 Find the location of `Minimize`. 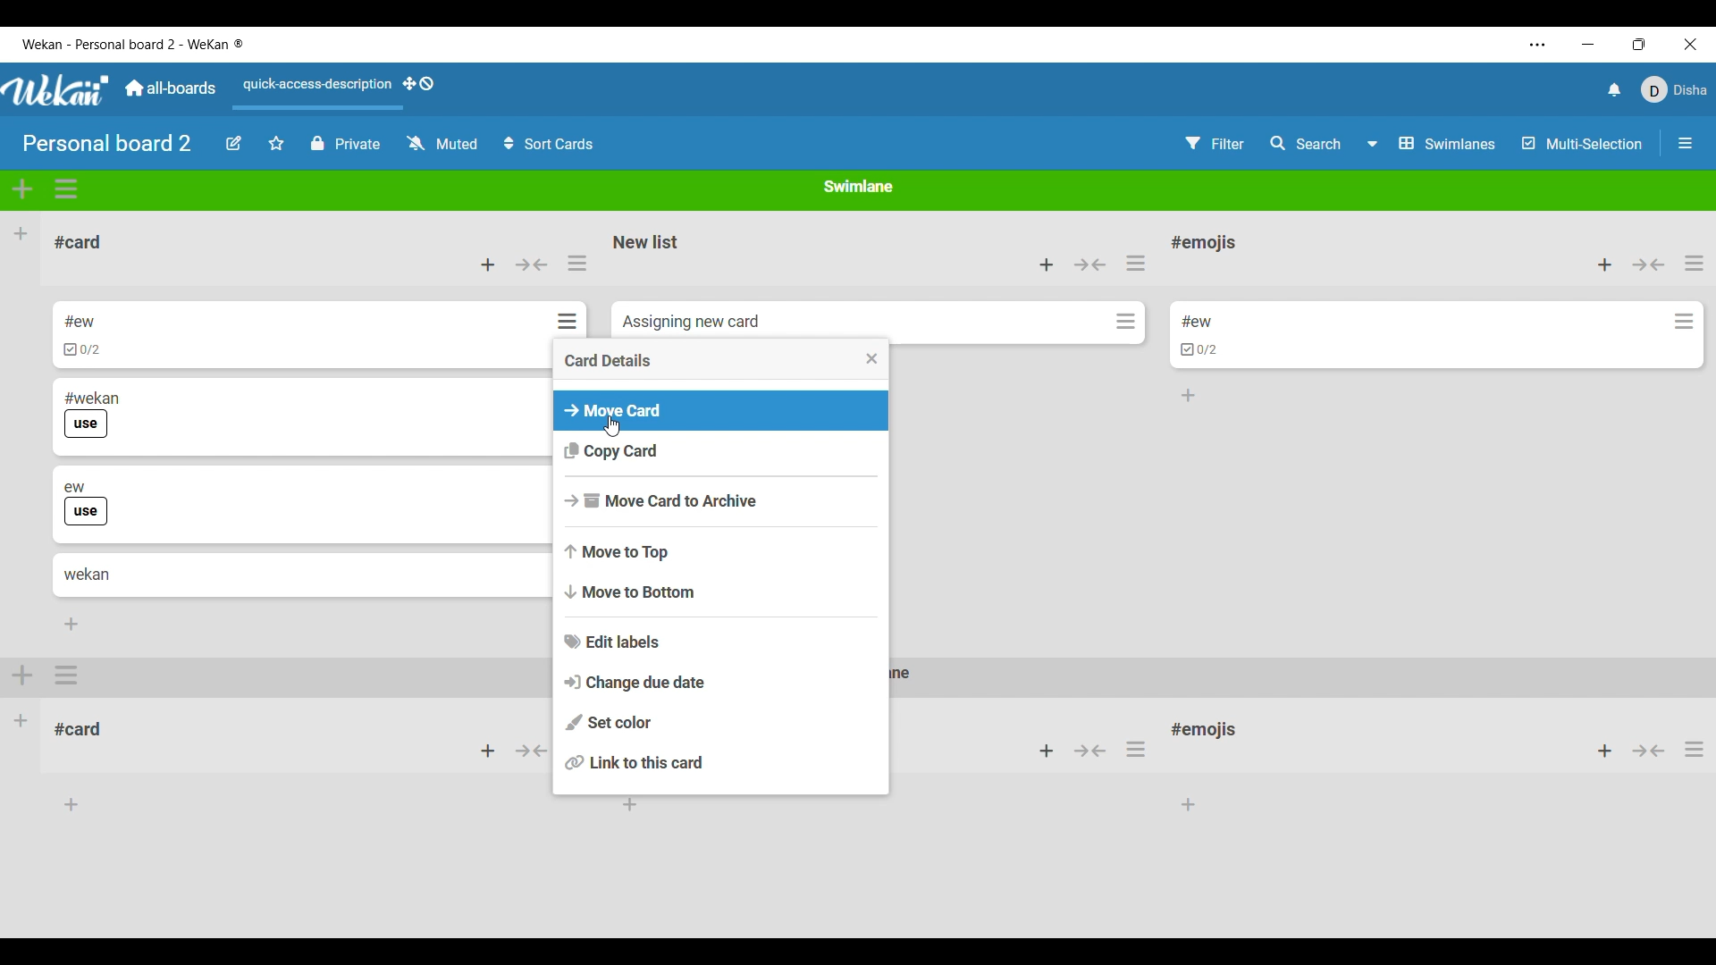

Minimize is located at coordinates (1588, 45).